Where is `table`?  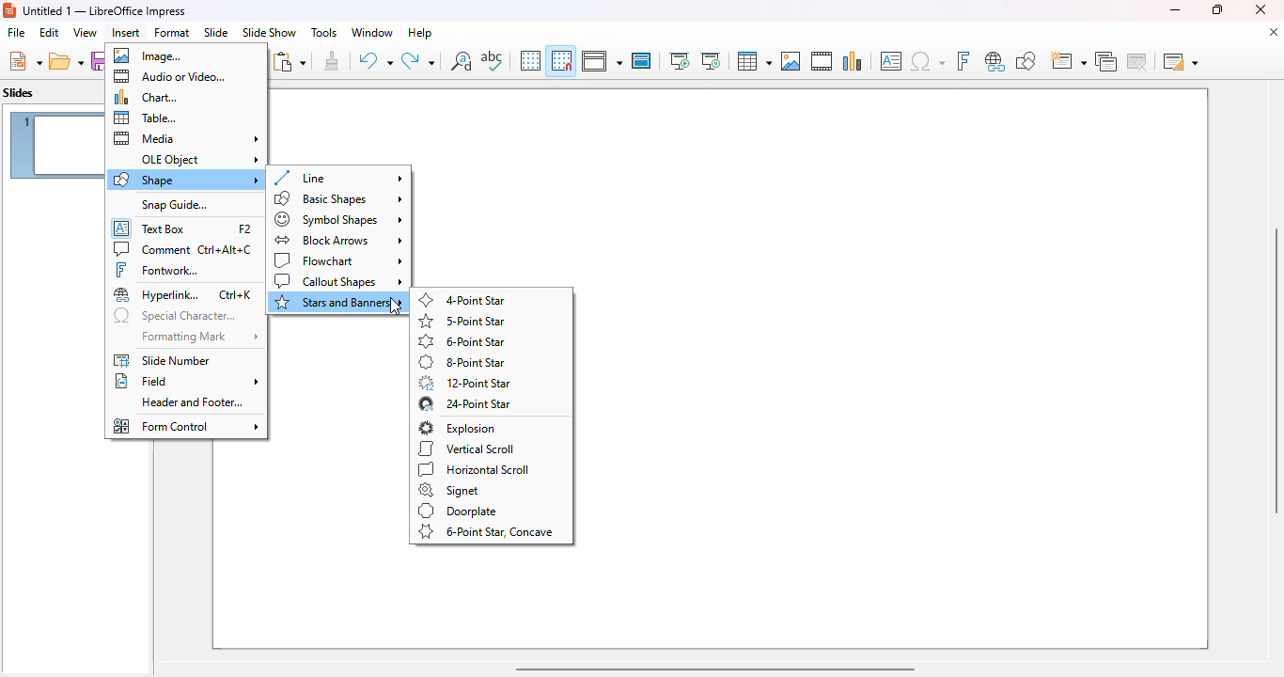
table is located at coordinates (146, 118).